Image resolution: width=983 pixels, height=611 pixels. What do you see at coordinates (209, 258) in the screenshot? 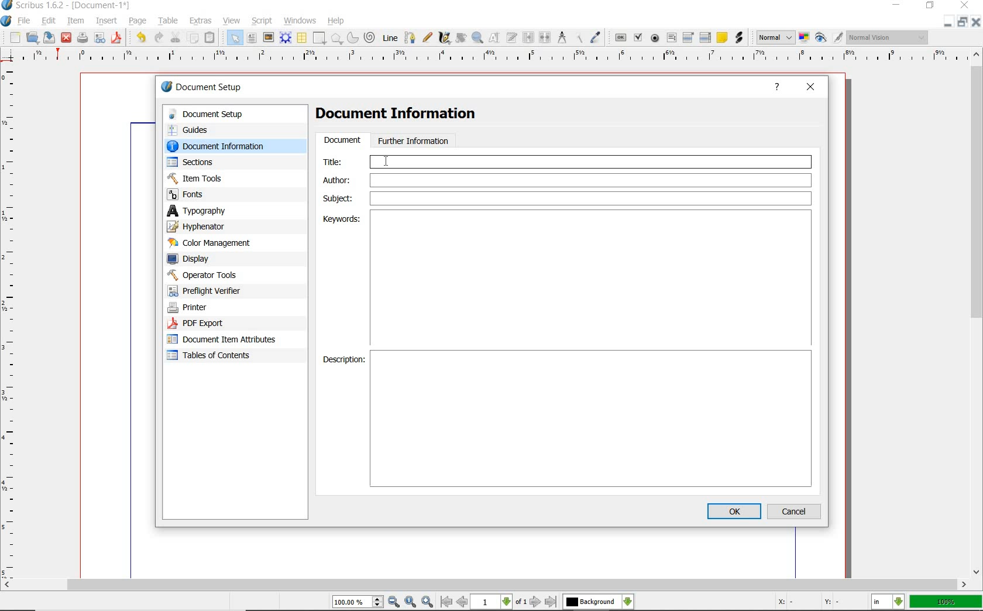
I see `display` at bounding box center [209, 258].